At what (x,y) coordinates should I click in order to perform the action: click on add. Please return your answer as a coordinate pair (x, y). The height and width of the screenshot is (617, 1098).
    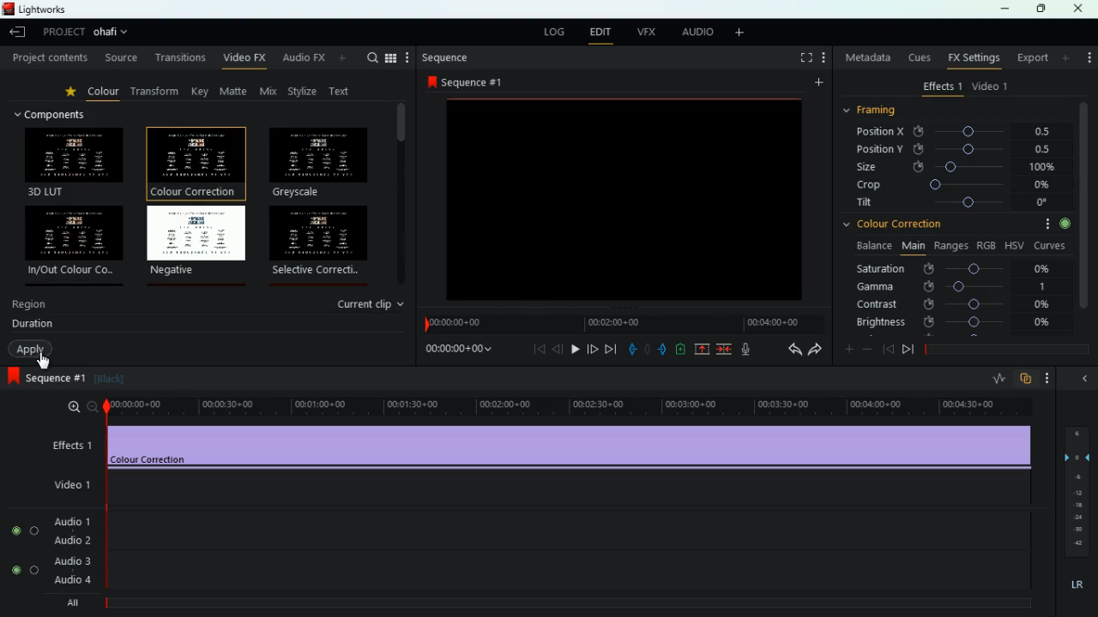
    Looking at the image, I should click on (847, 350).